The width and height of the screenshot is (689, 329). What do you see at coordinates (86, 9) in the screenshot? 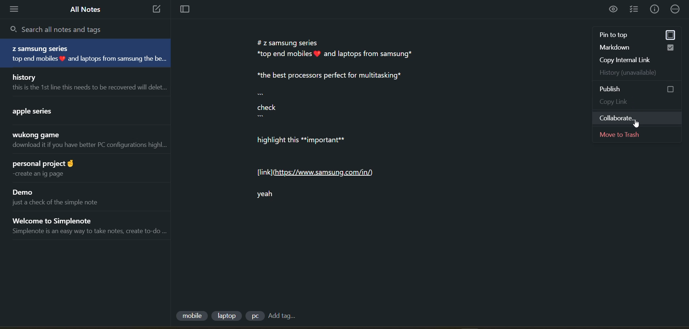
I see `all notes` at bounding box center [86, 9].